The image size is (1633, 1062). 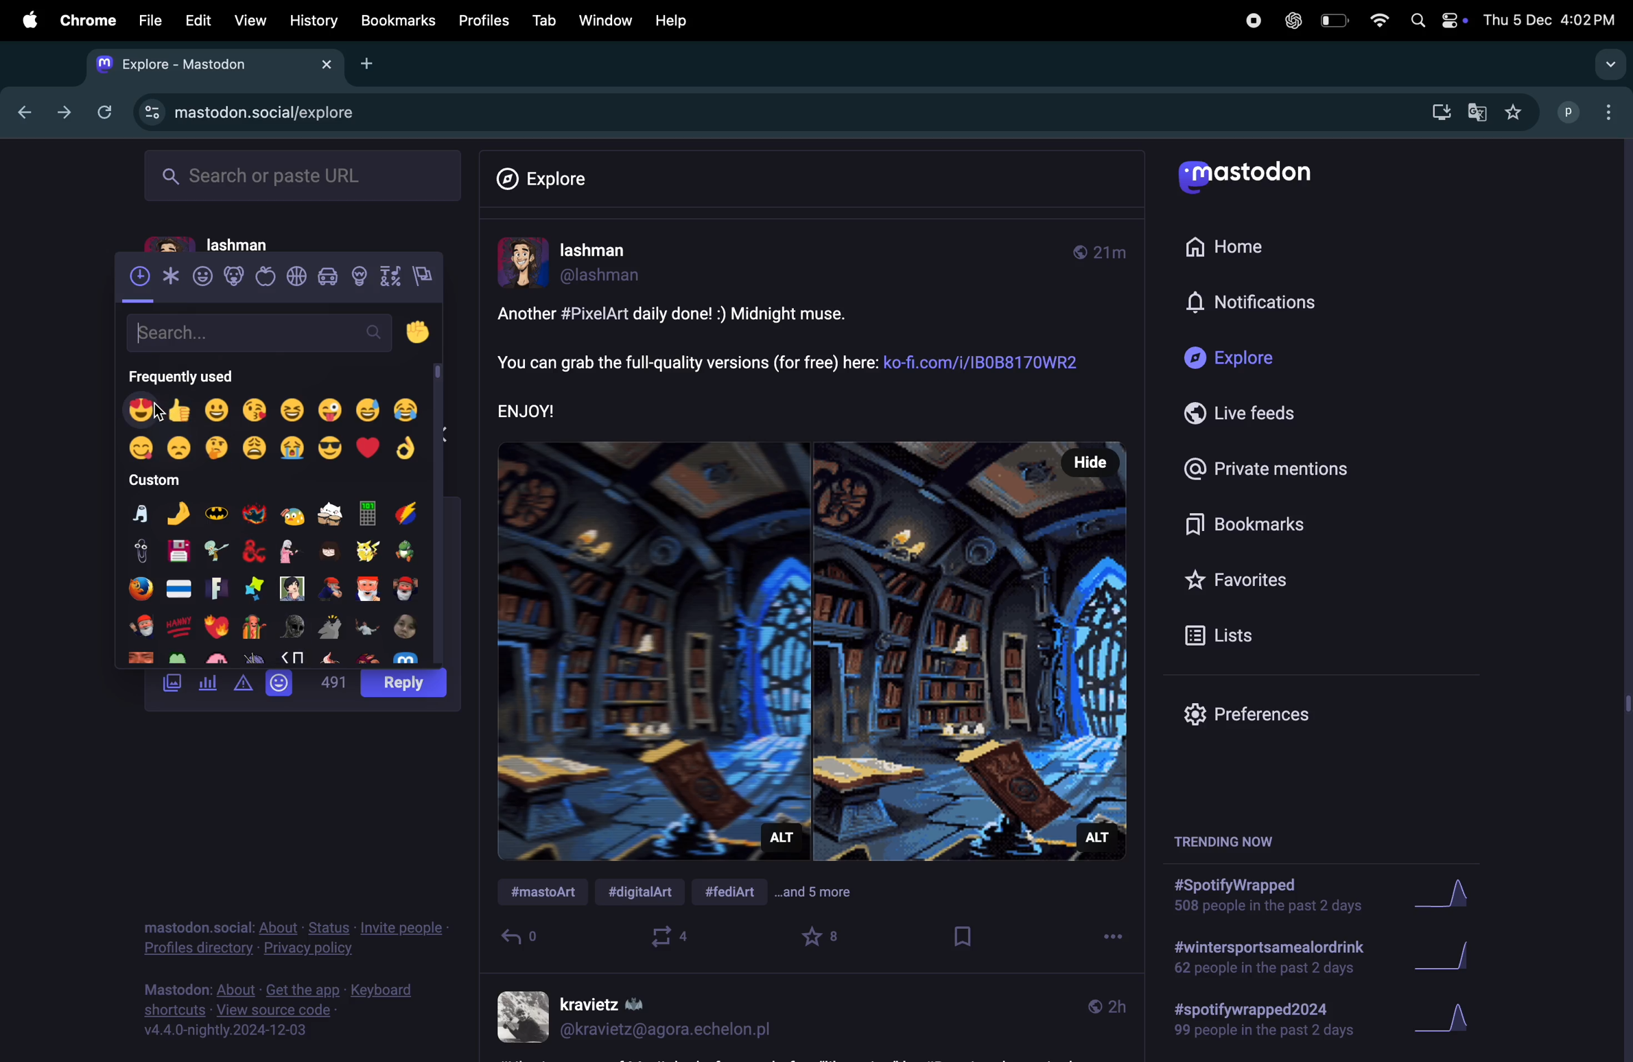 I want to click on graph, so click(x=1452, y=1023).